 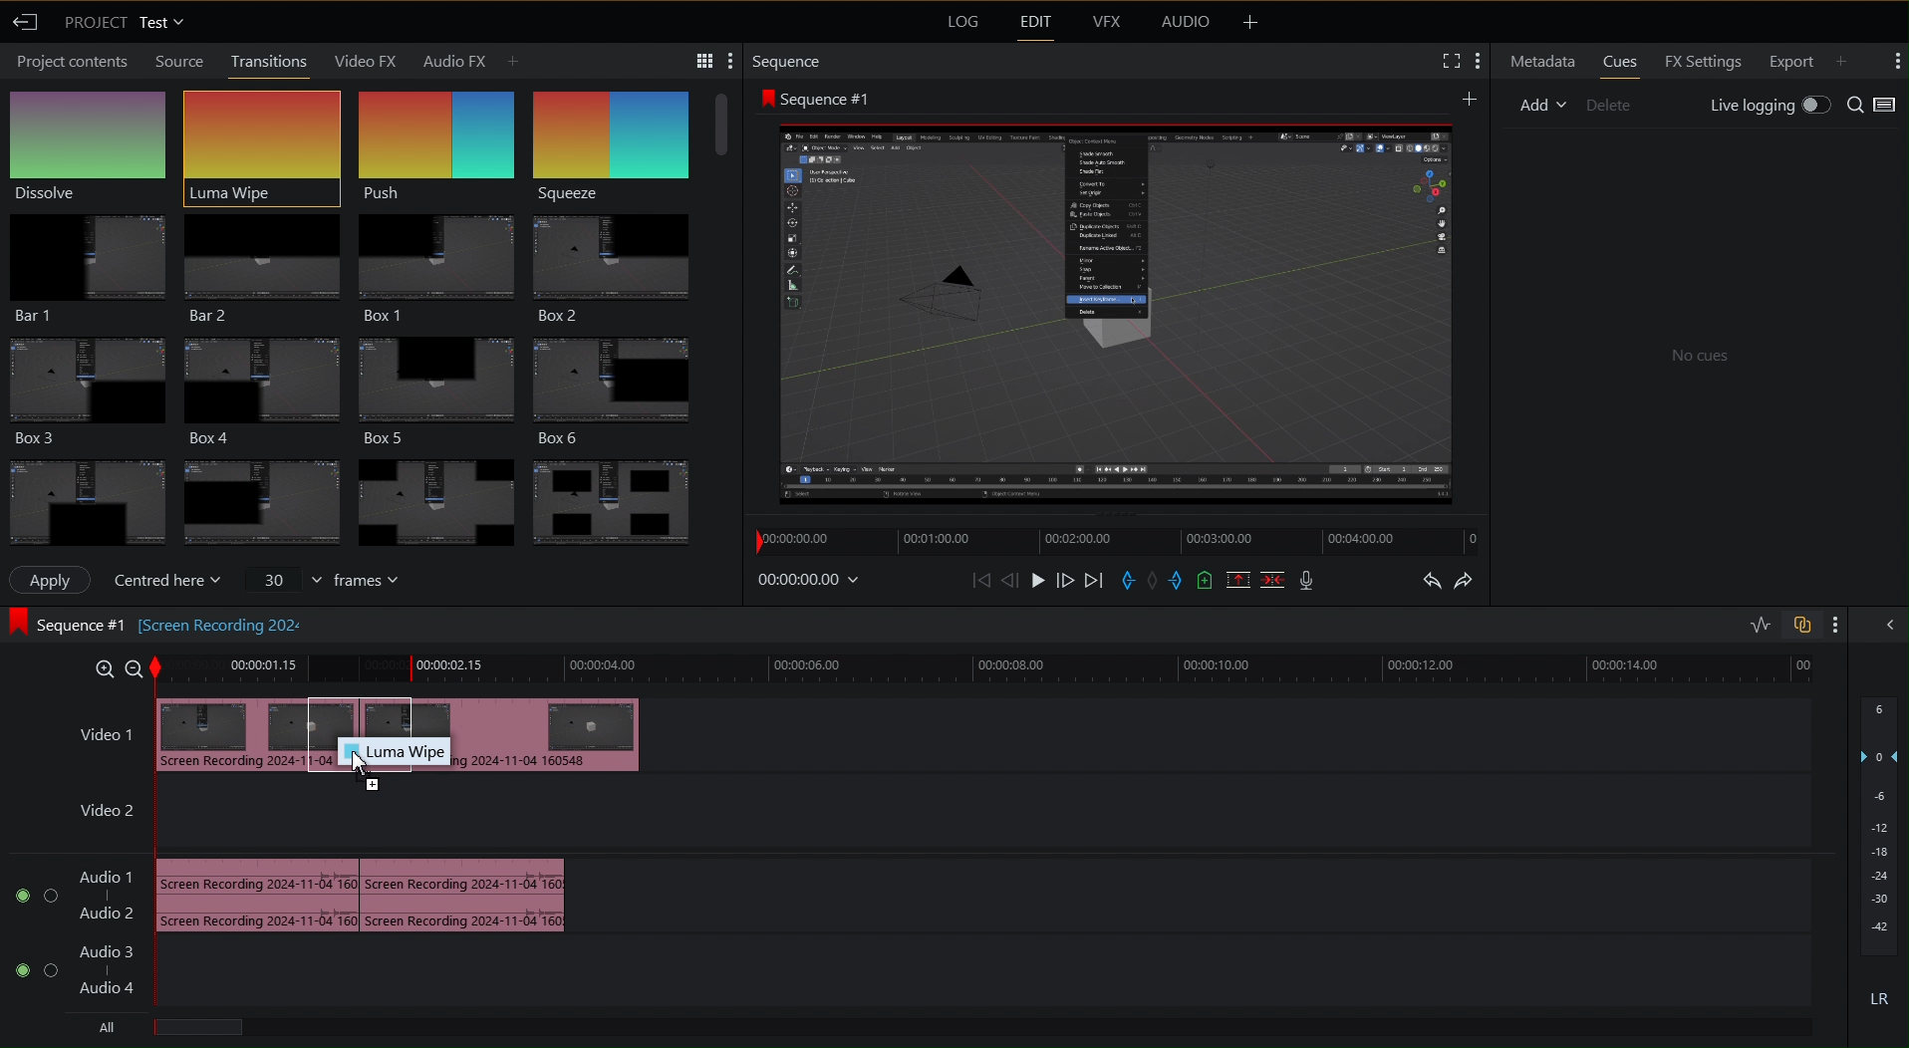 What do you see at coordinates (1470, 579) in the screenshot?
I see `Redo` at bounding box center [1470, 579].